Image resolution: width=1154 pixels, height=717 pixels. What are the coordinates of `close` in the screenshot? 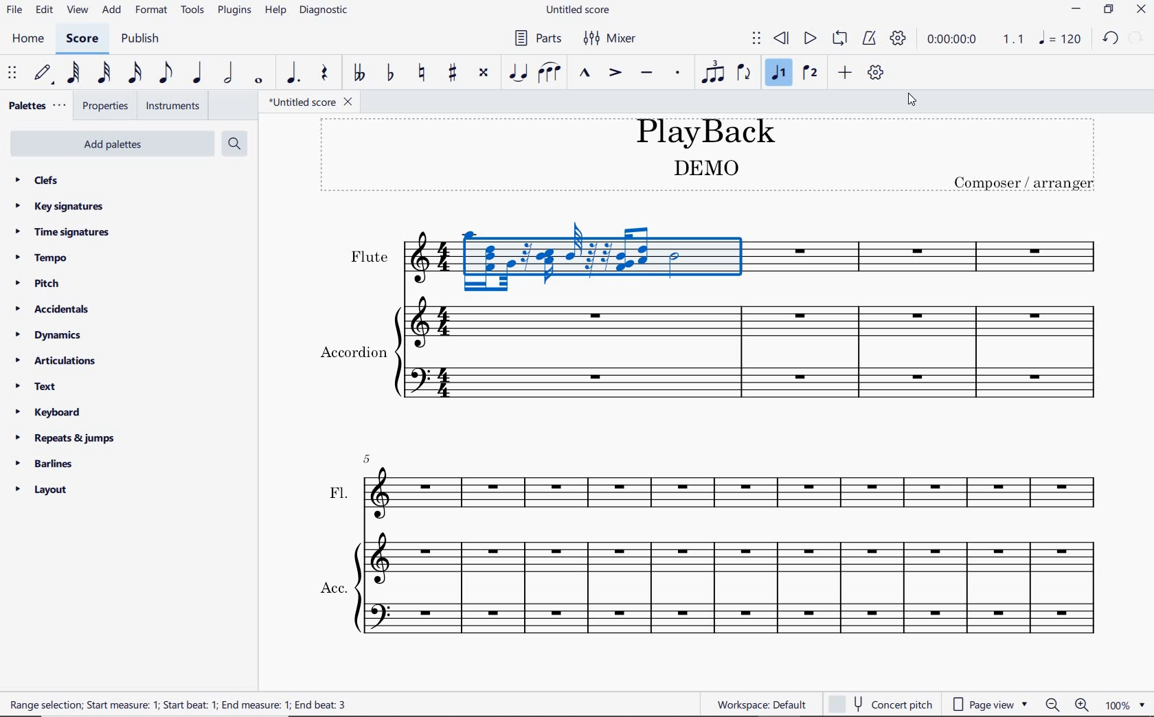 It's located at (1142, 10).